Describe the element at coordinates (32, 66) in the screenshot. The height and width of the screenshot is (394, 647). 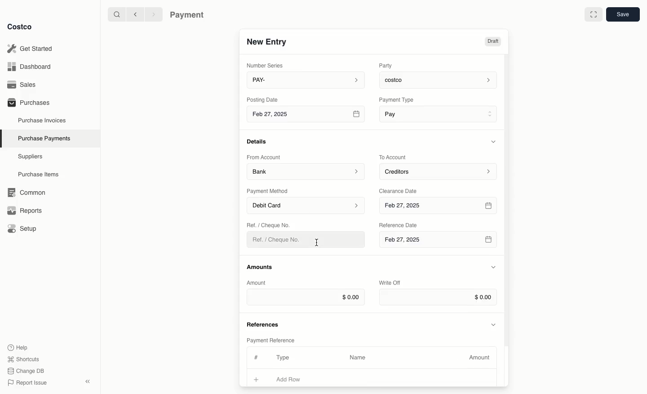
I see `Dashboard` at that location.